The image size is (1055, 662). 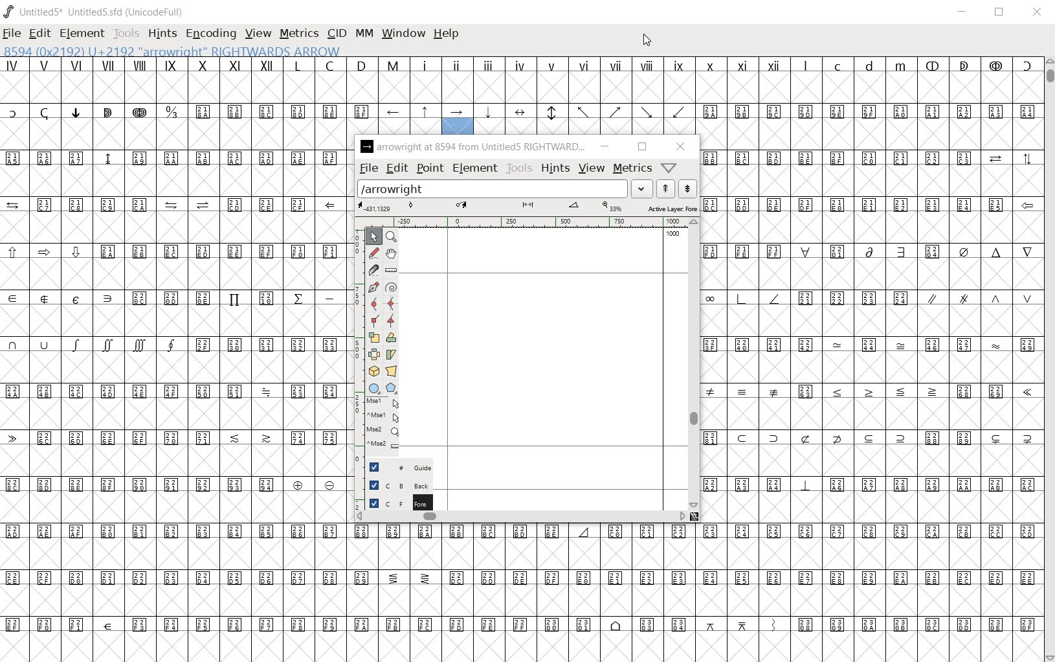 What do you see at coordinates (392, 388) in the screenshot?
I see `polygon or star` at bounding box center [392, 388].